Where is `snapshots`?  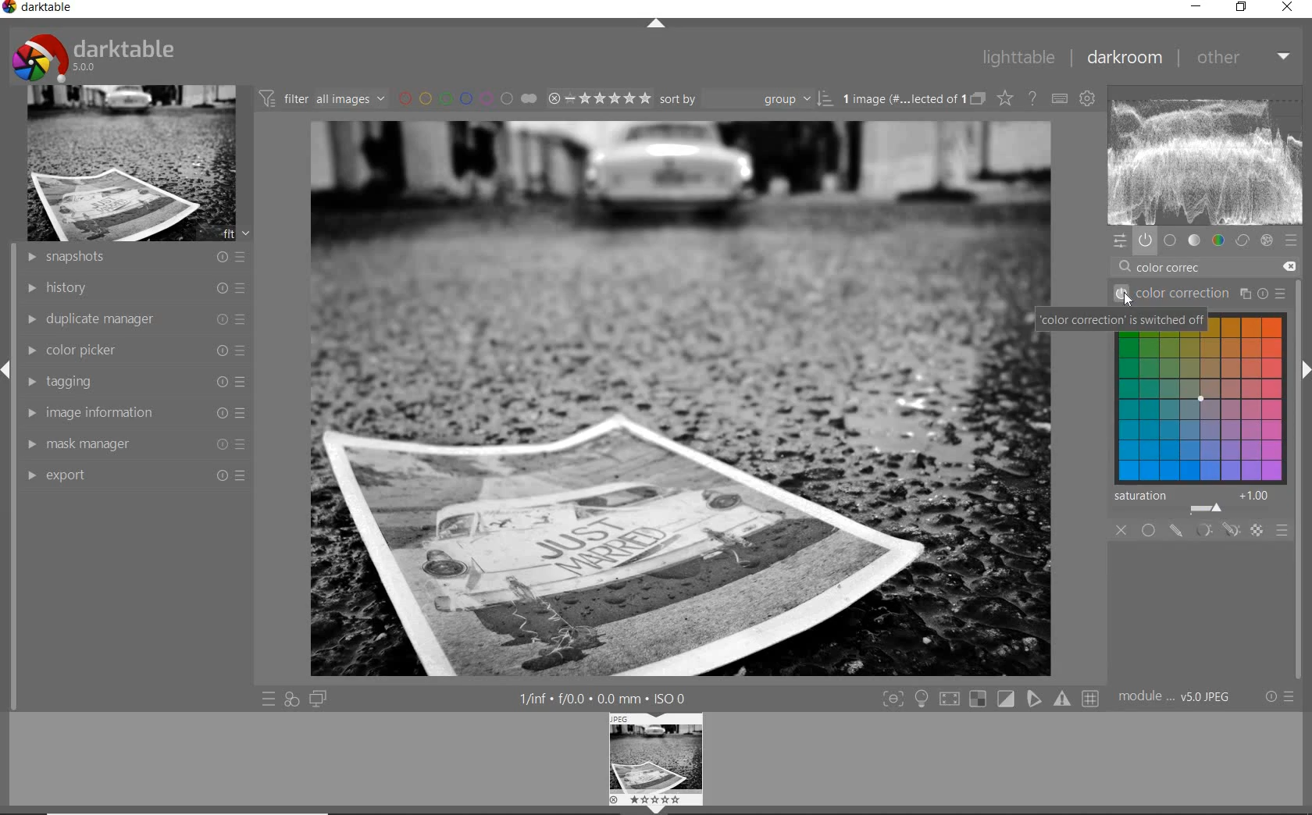 snapshots is located at coordinates (134, 258).